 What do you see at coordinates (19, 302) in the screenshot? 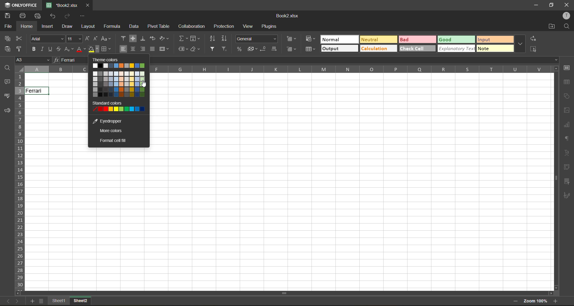
I see `next` at bounding box center [19, 302].